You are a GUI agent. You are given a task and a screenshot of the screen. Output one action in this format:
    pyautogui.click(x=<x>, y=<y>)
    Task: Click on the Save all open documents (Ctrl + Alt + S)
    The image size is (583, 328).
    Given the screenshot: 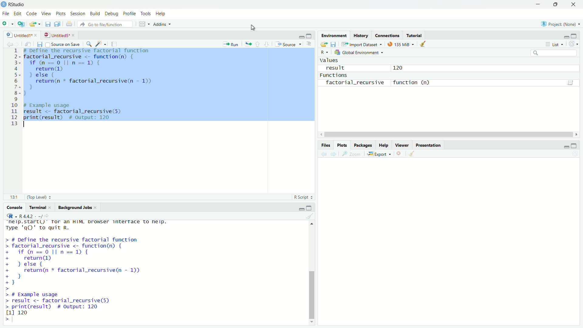 What is the action you would take?
    pyautogui.click(x=59, y=24)
    